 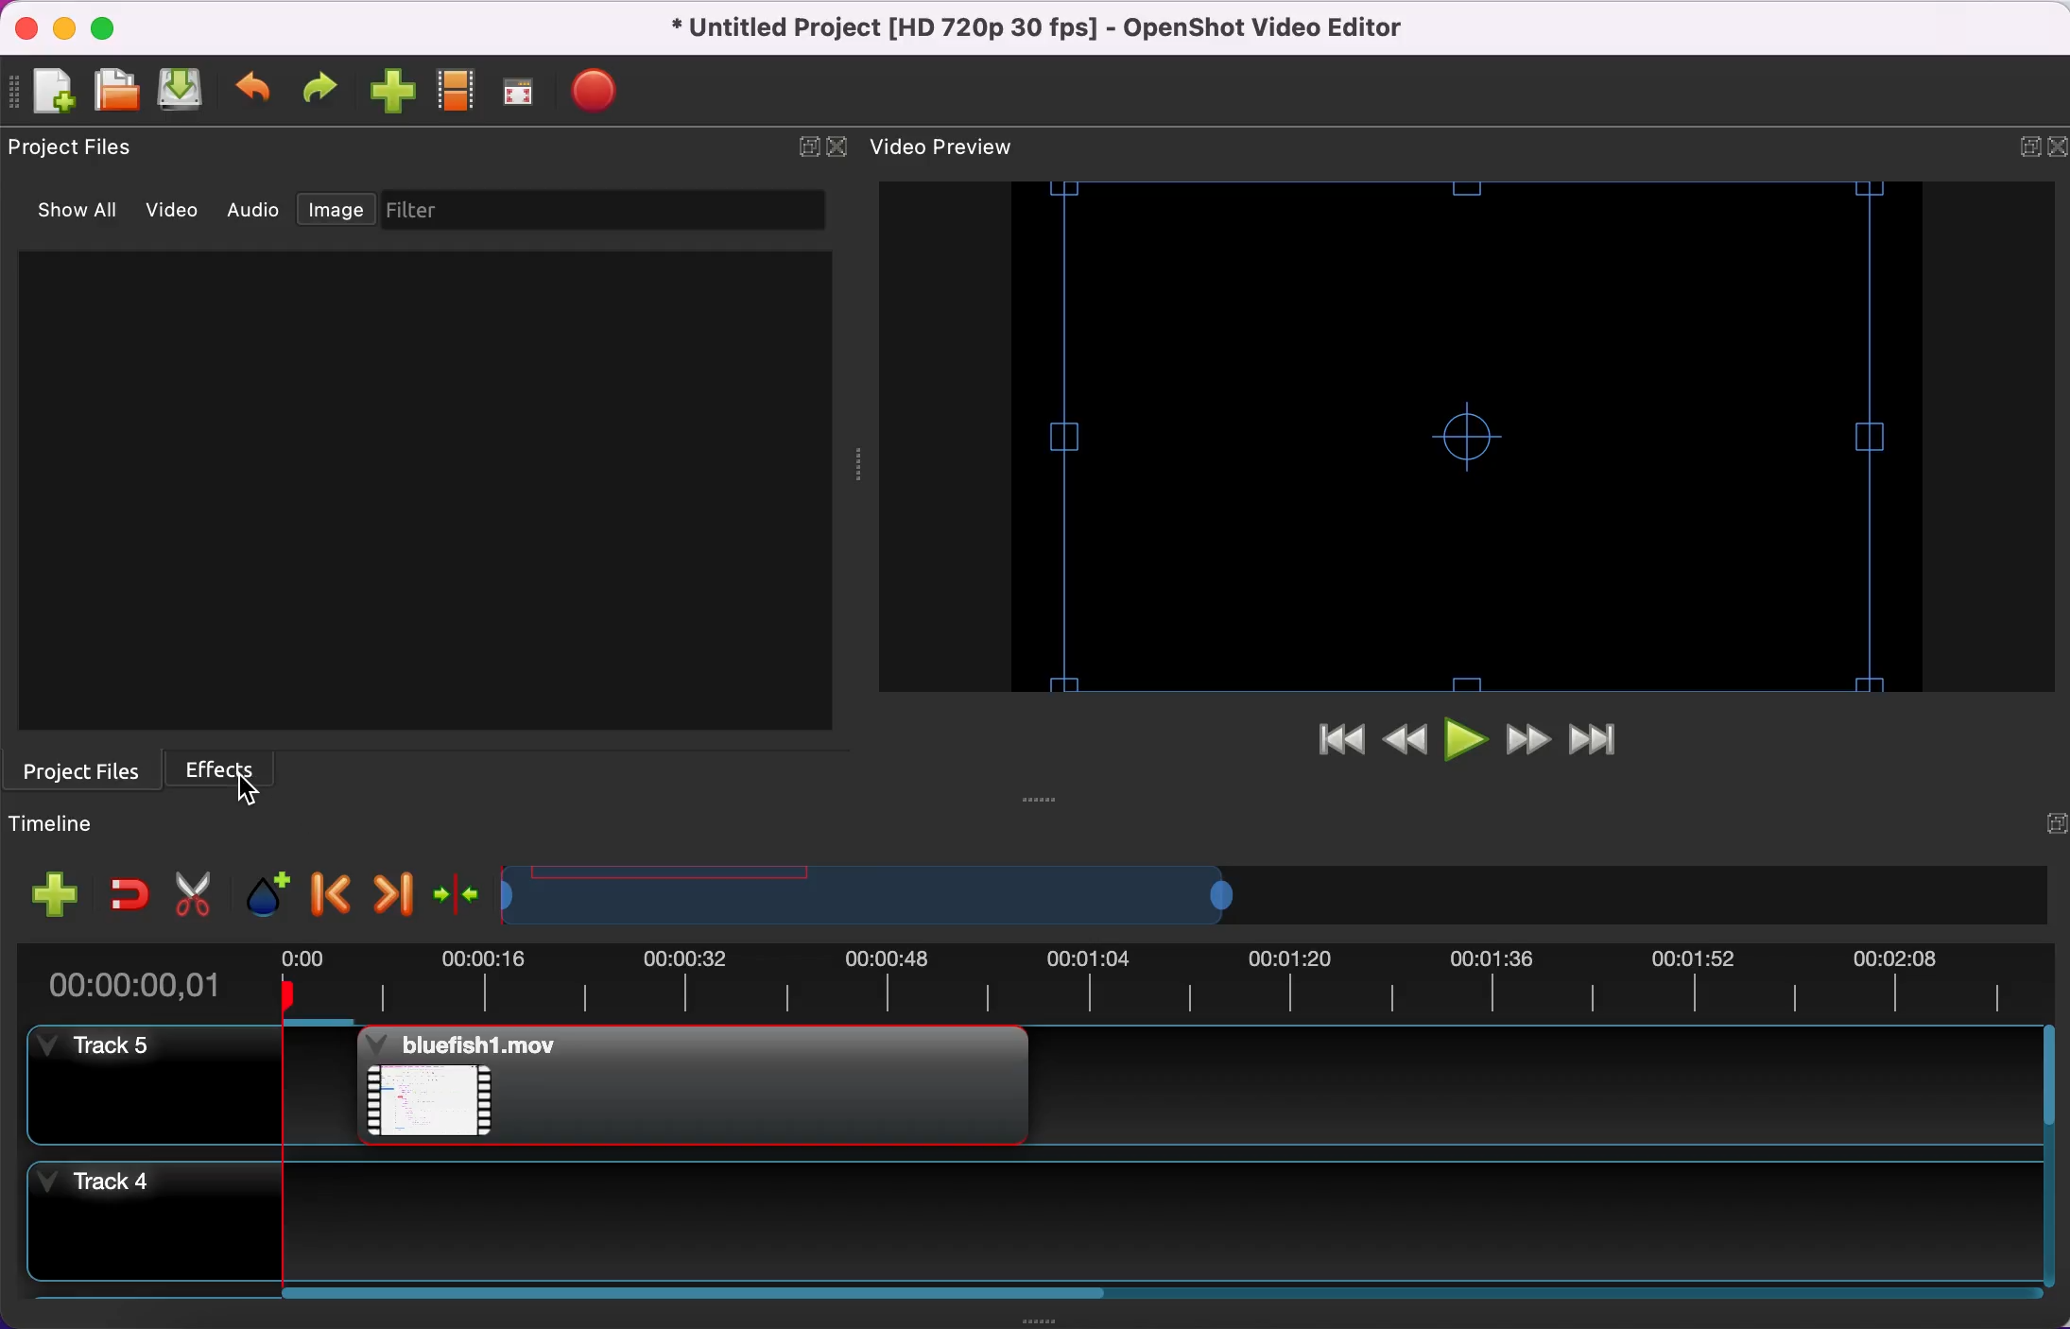 I want to click on next marker, so click(x=388, y=893).